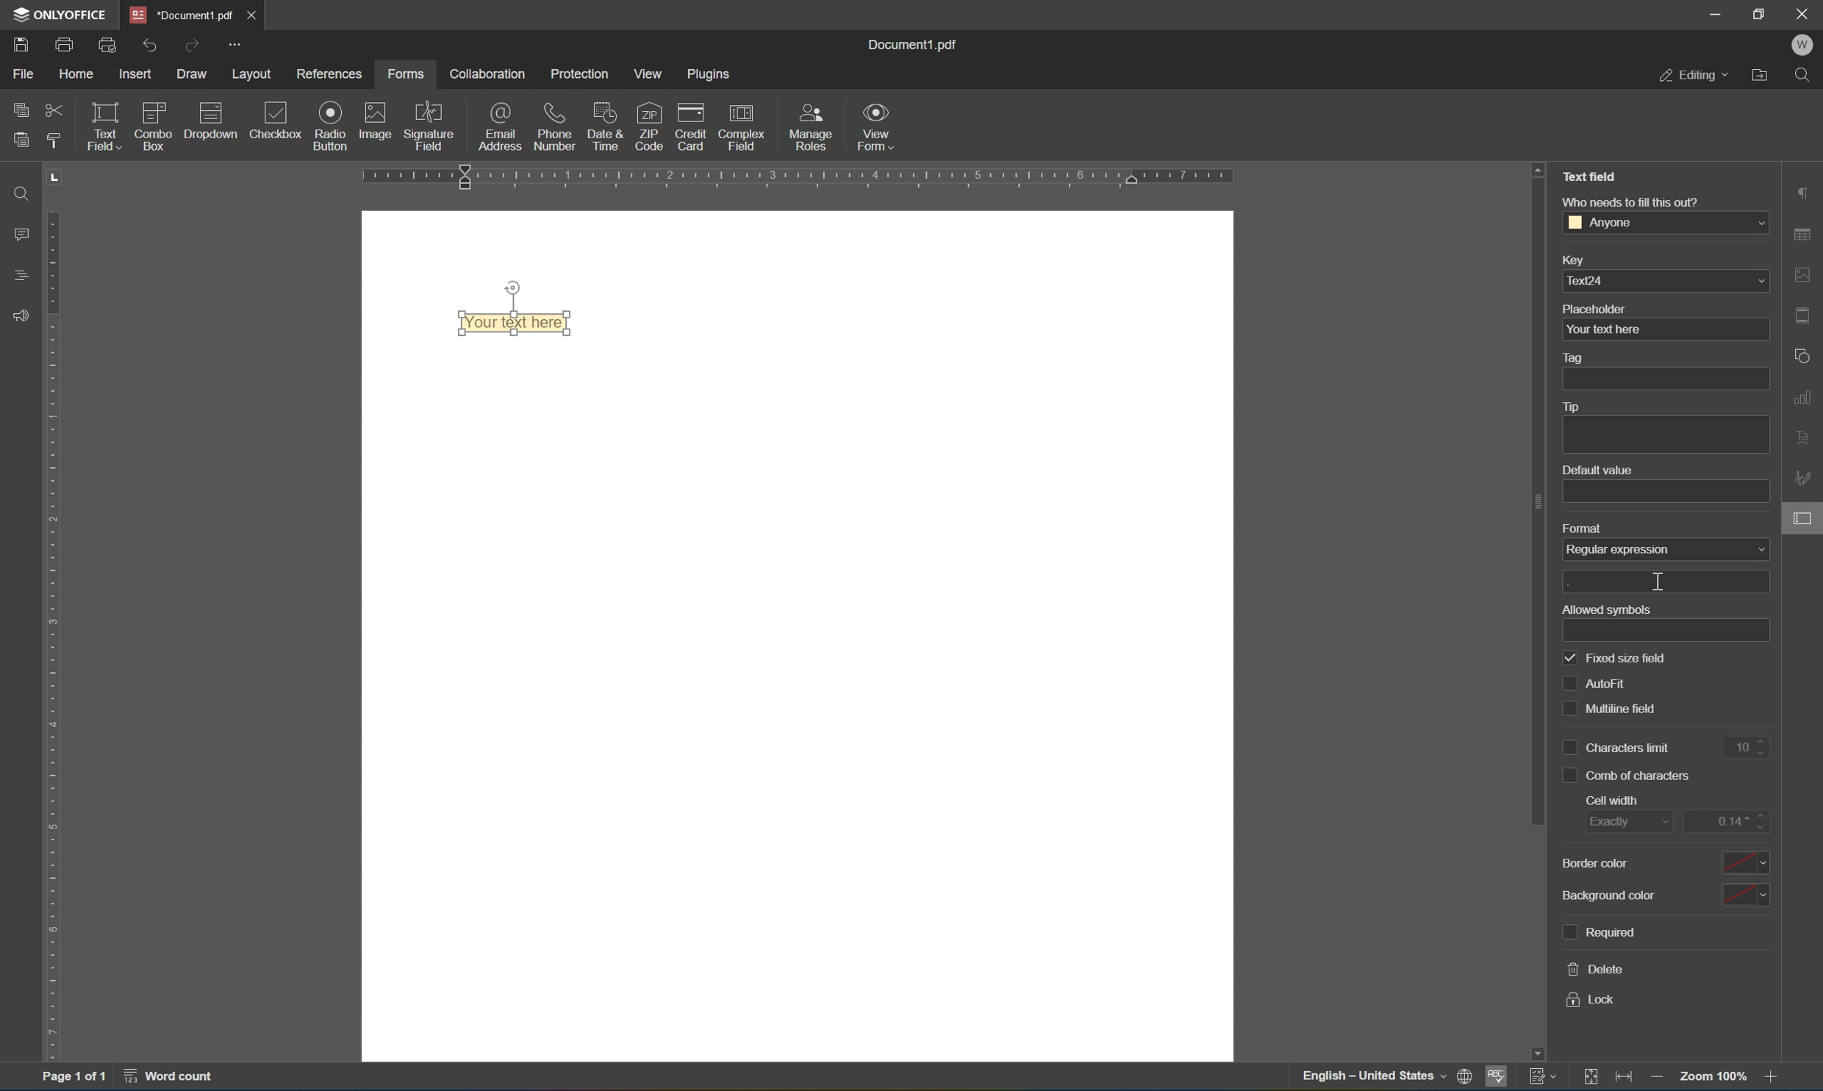 The image size is (1823, 1091). Describe the element at coordinates (1627, 776) in the screenshot. I see `comb of characters` at that location.